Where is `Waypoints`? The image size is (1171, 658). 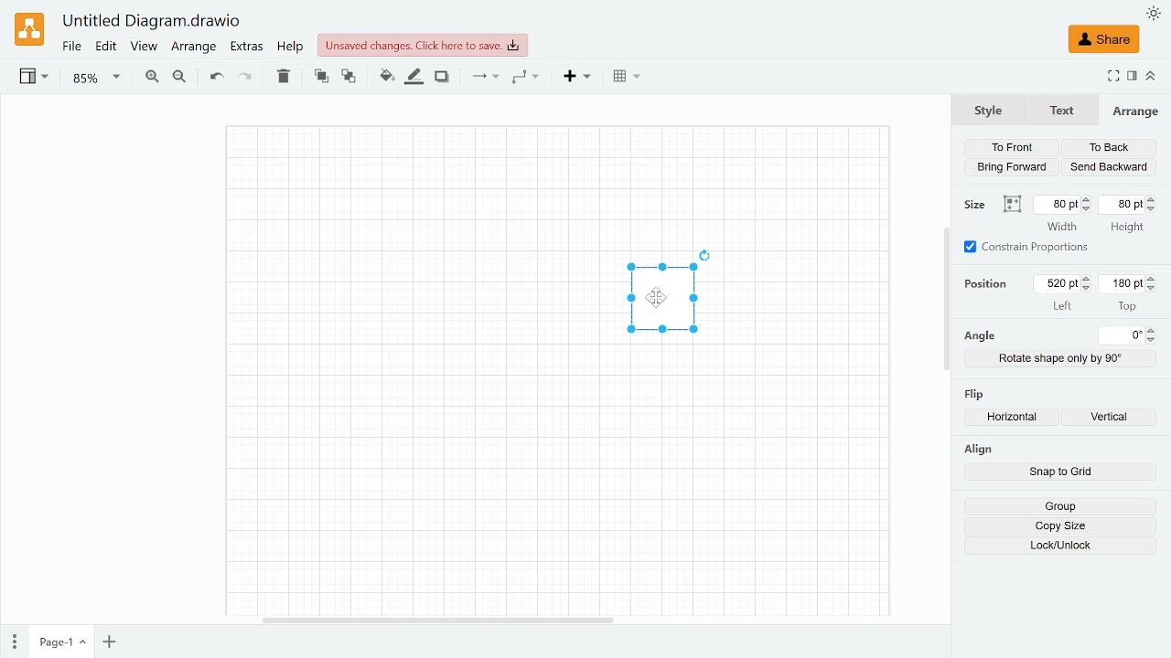
Waypoints is located at coordinates (526, 78).